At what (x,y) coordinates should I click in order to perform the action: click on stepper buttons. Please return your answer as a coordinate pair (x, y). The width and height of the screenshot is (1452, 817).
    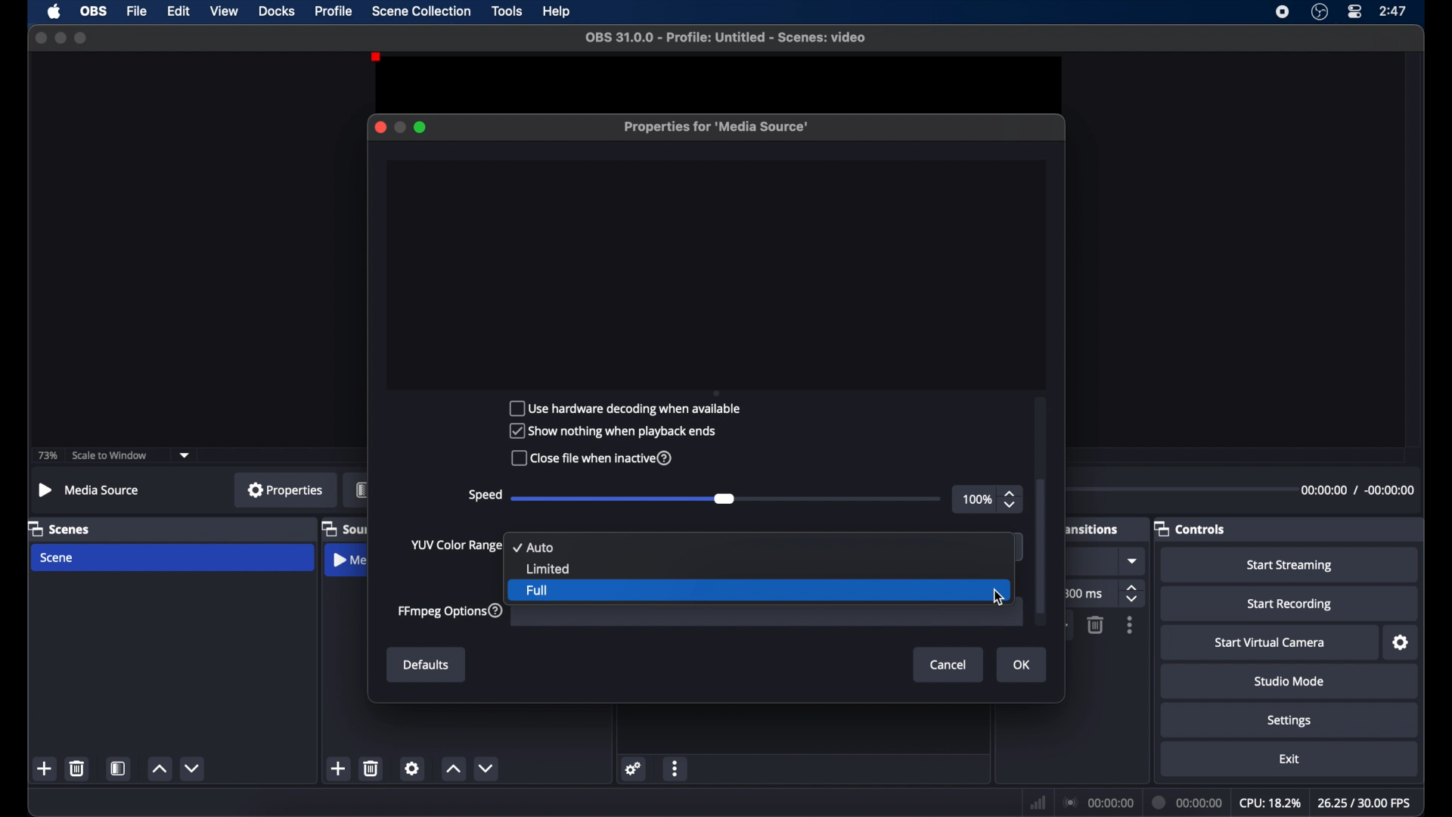
    Looking at the image, I should click on (1134, 593).